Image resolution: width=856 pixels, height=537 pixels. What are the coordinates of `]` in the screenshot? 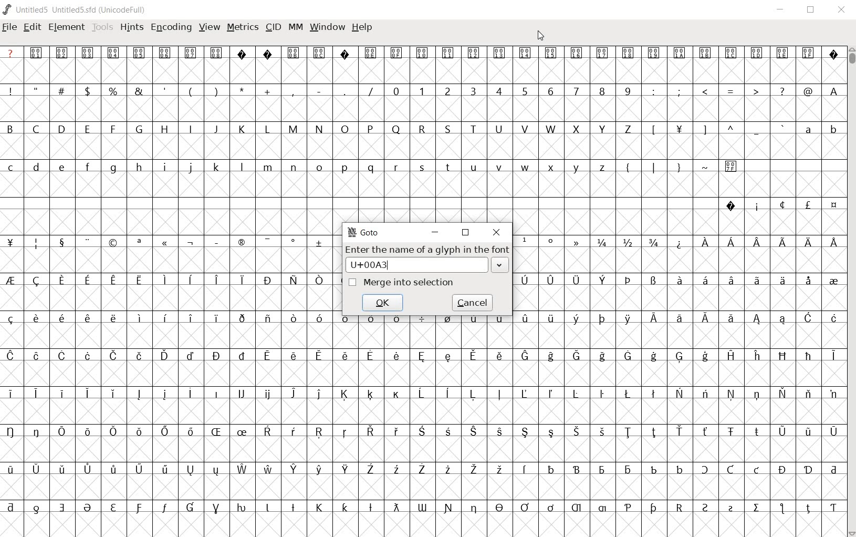 It's located at (705, 129).